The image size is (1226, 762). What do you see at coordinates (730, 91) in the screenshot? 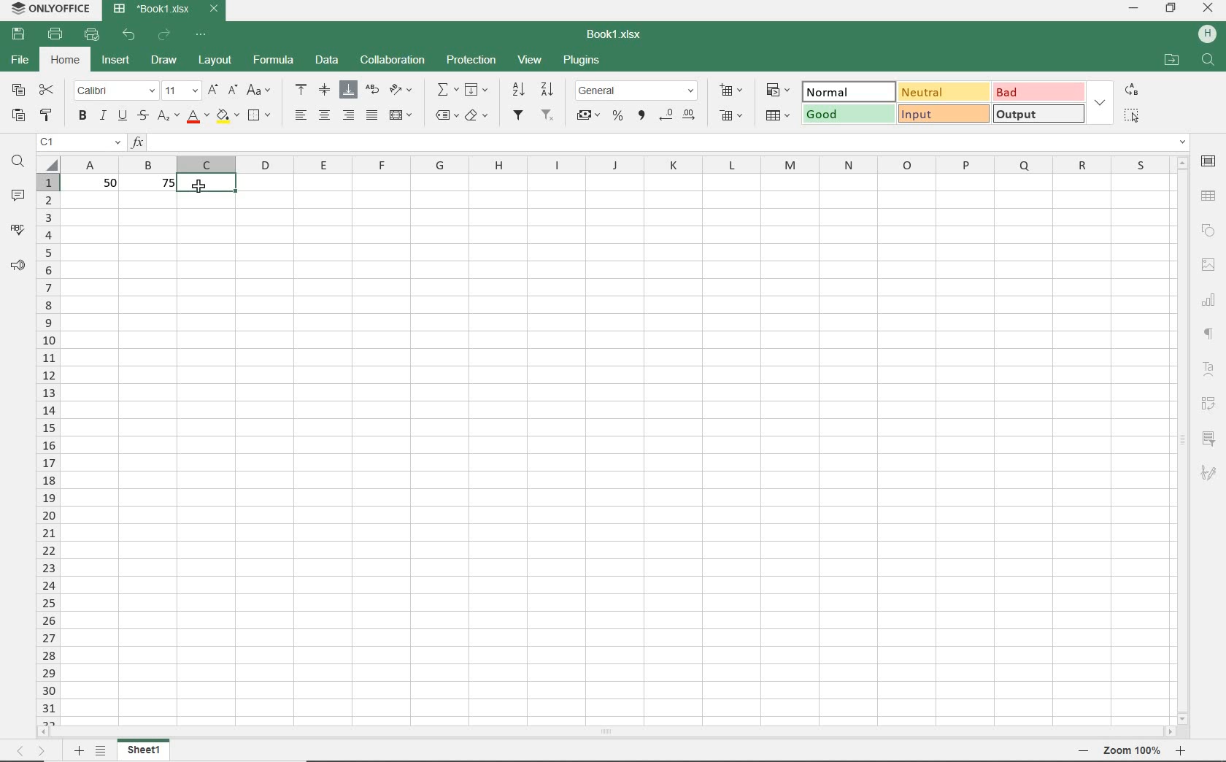
I see `insert cells` at bounding box center [730, 91].